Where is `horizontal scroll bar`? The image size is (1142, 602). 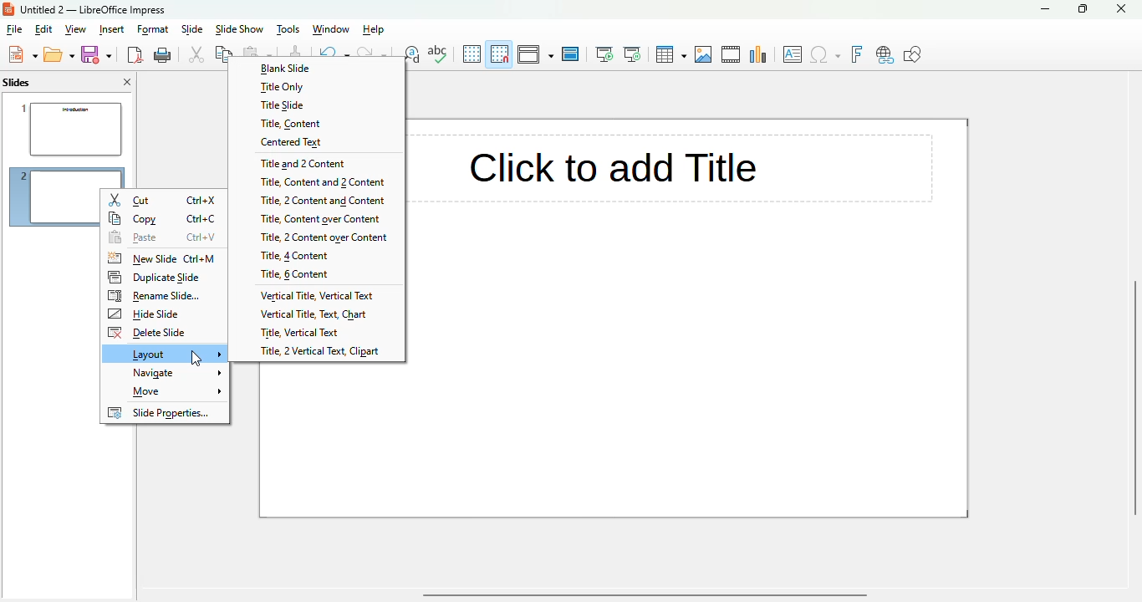 horizontal scroll bar is located at coordinates (645, 595).